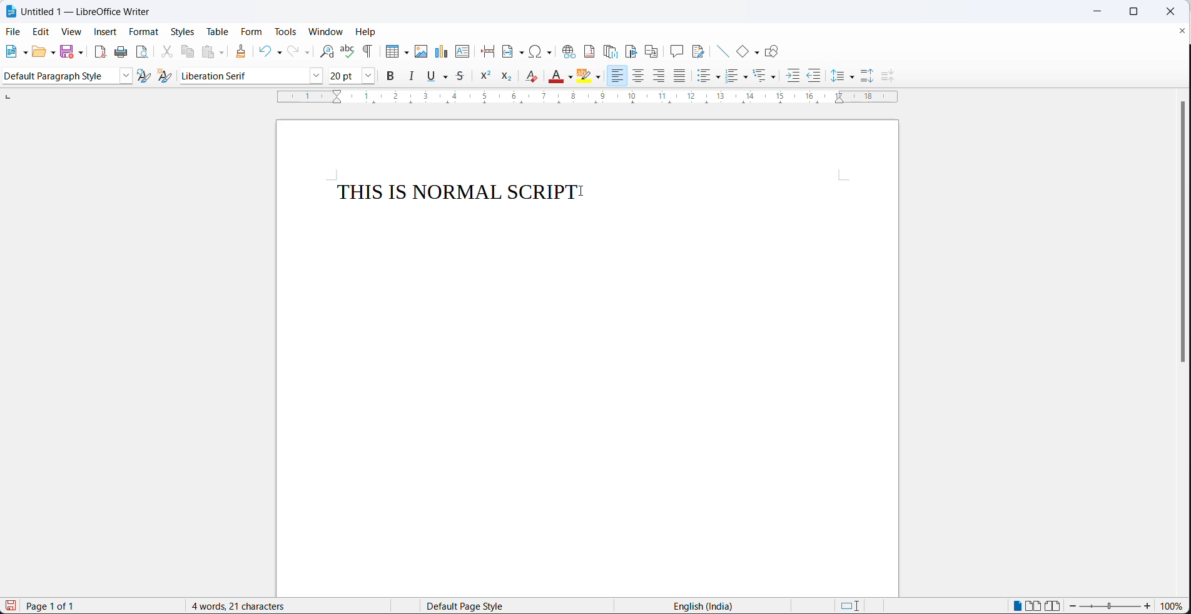 This screenshot has width=1191, height=614. Describe the element at coordinates (1019, 605) in the screenshot. I see `single page view` at that location.